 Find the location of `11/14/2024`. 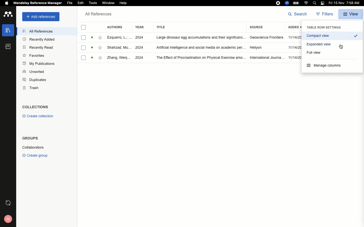

11/14/2024 is located at coordinates (294, 48).